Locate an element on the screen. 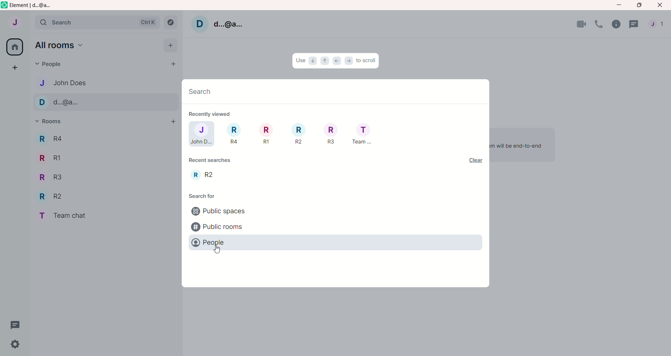  add is located at coordinates (171, 123).